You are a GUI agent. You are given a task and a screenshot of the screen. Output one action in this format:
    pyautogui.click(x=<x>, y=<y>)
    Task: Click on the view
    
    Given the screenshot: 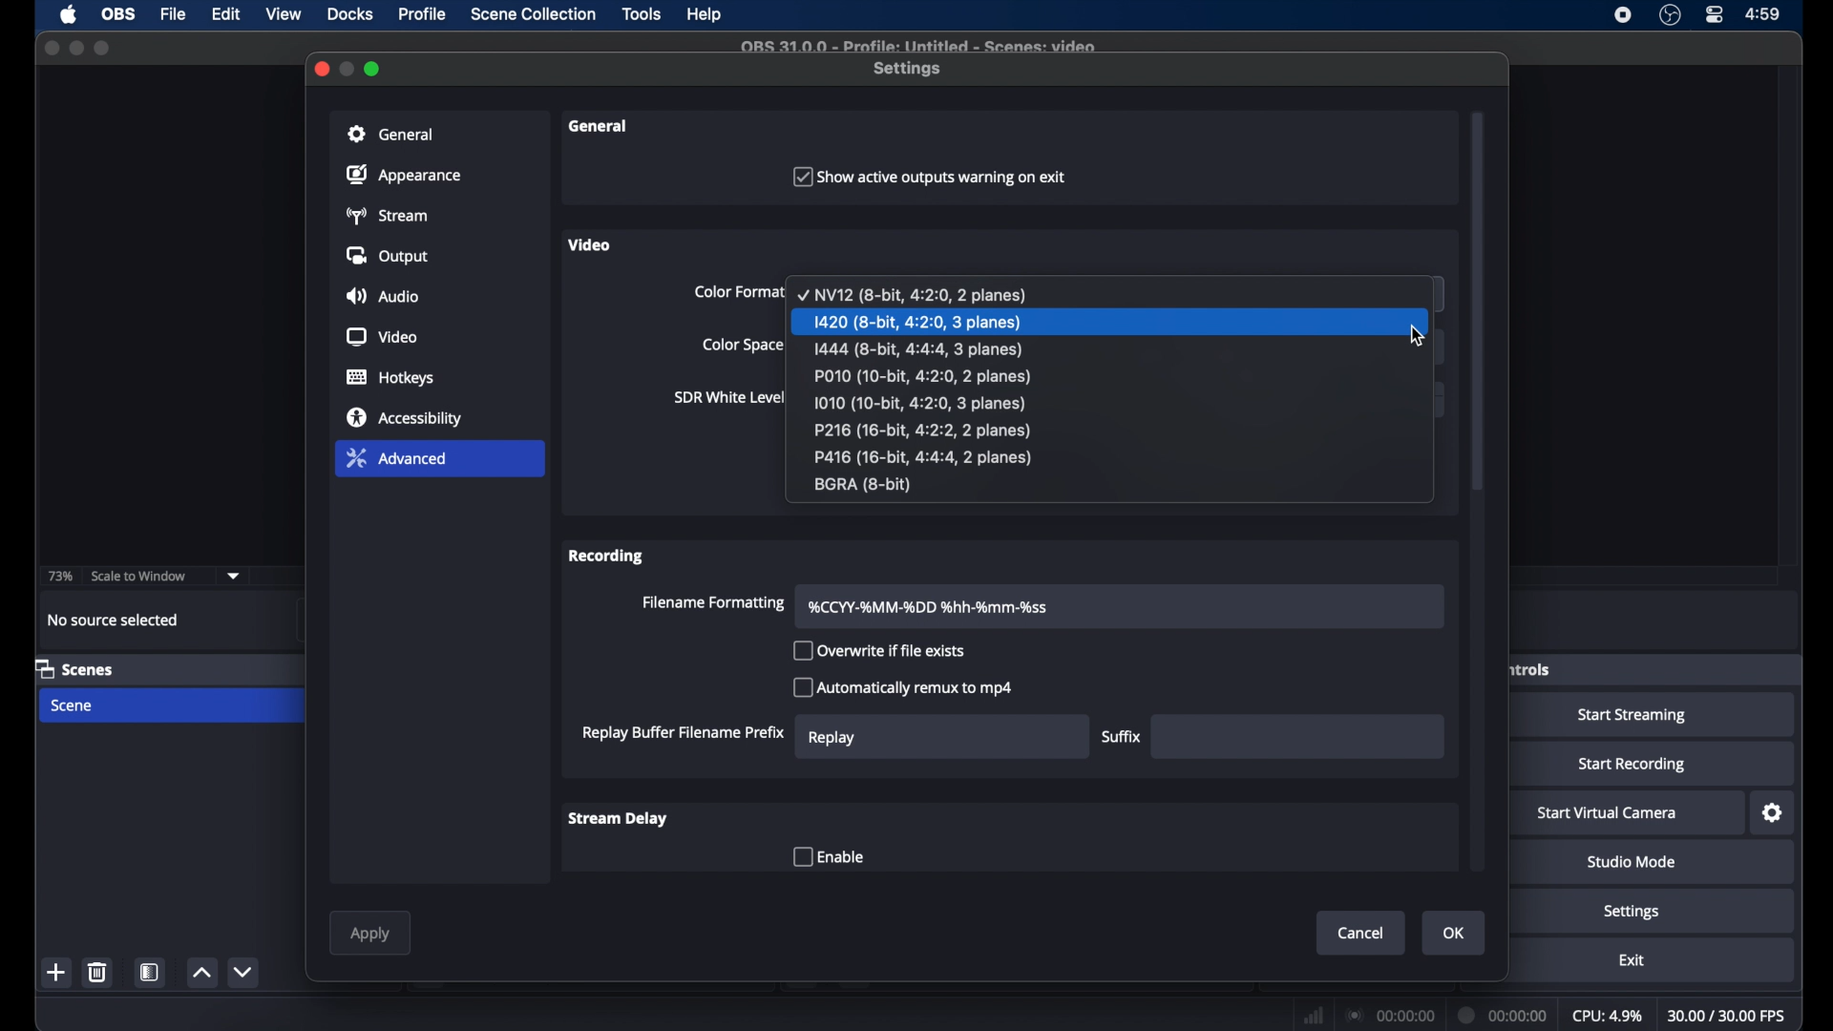 What is the action you would take?
    pyautogui.click(x=284, y=14)
    